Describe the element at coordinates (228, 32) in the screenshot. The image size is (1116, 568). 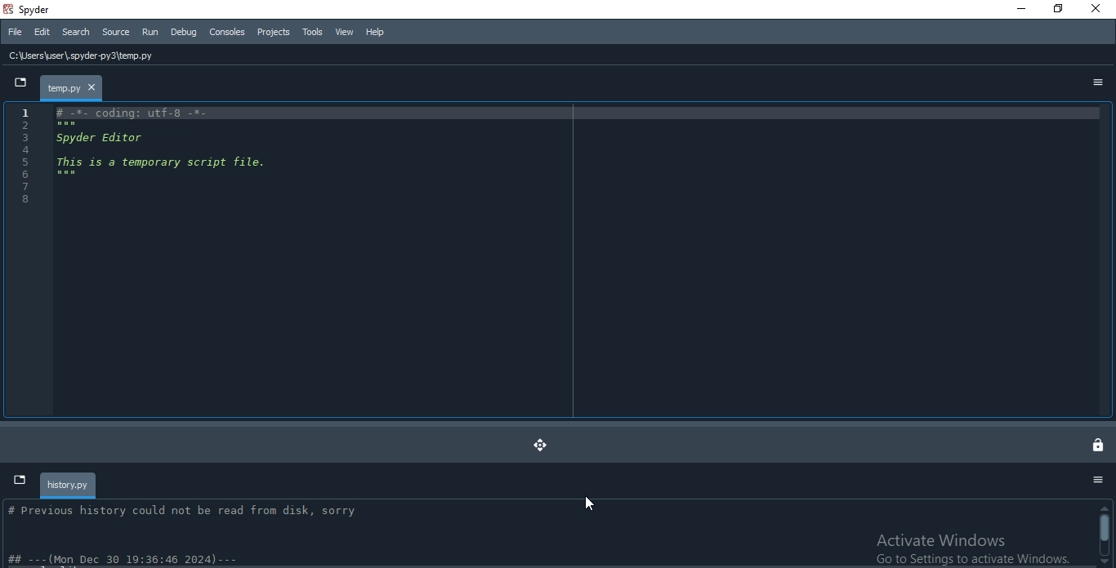
I see `Consoles` at that location.